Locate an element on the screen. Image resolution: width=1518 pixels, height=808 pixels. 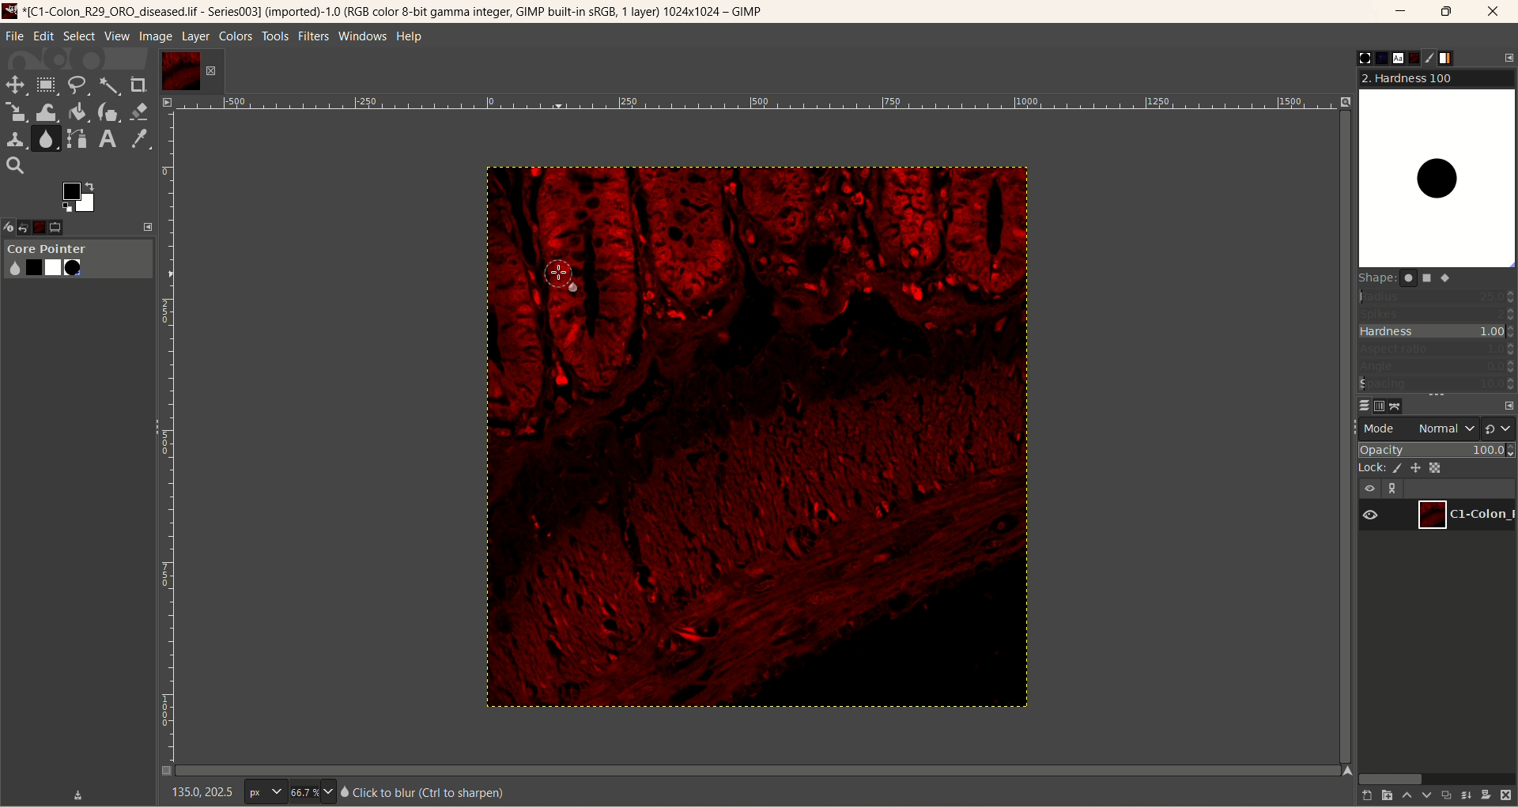
raise this layer one step is located at coordinates (1404, 796).